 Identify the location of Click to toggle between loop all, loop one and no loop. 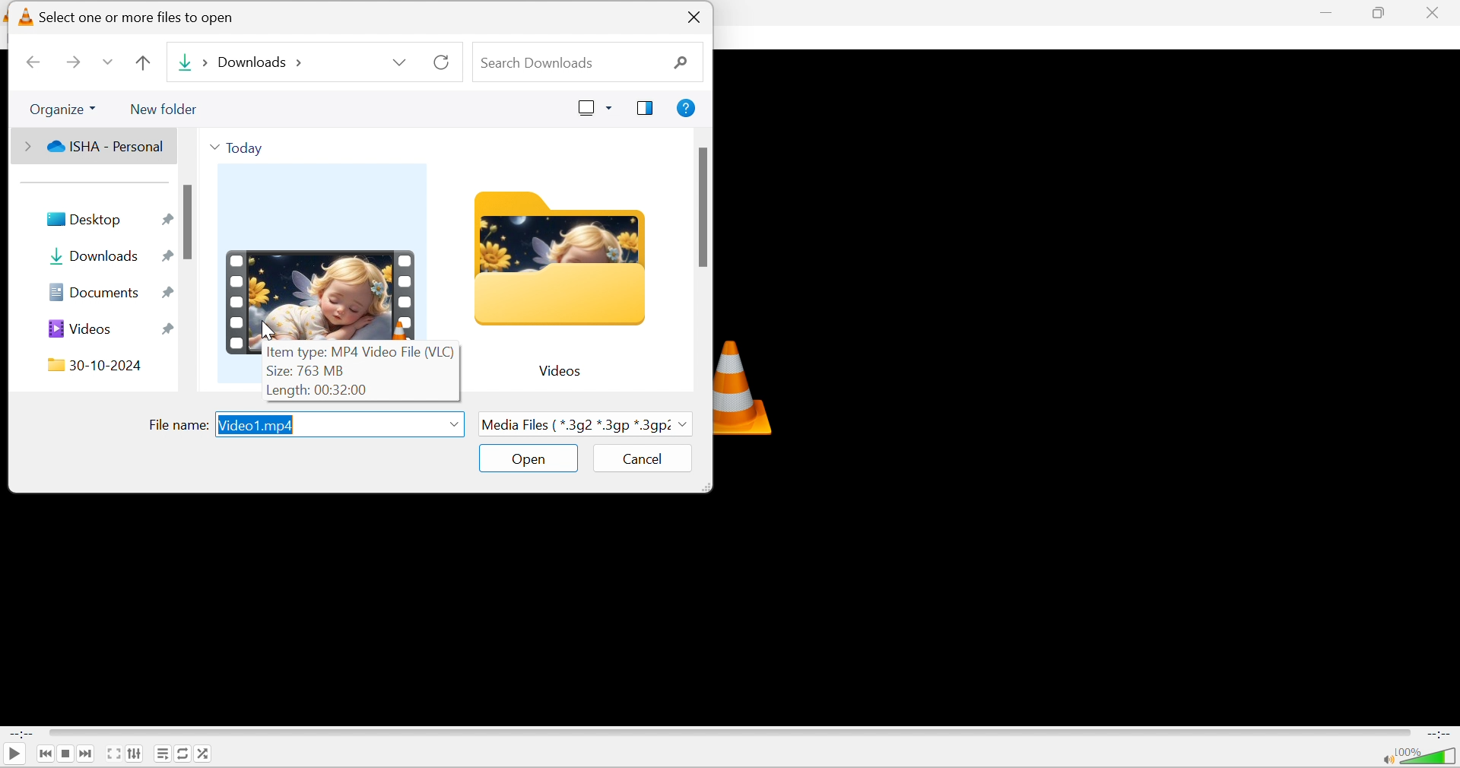
(183, 753).